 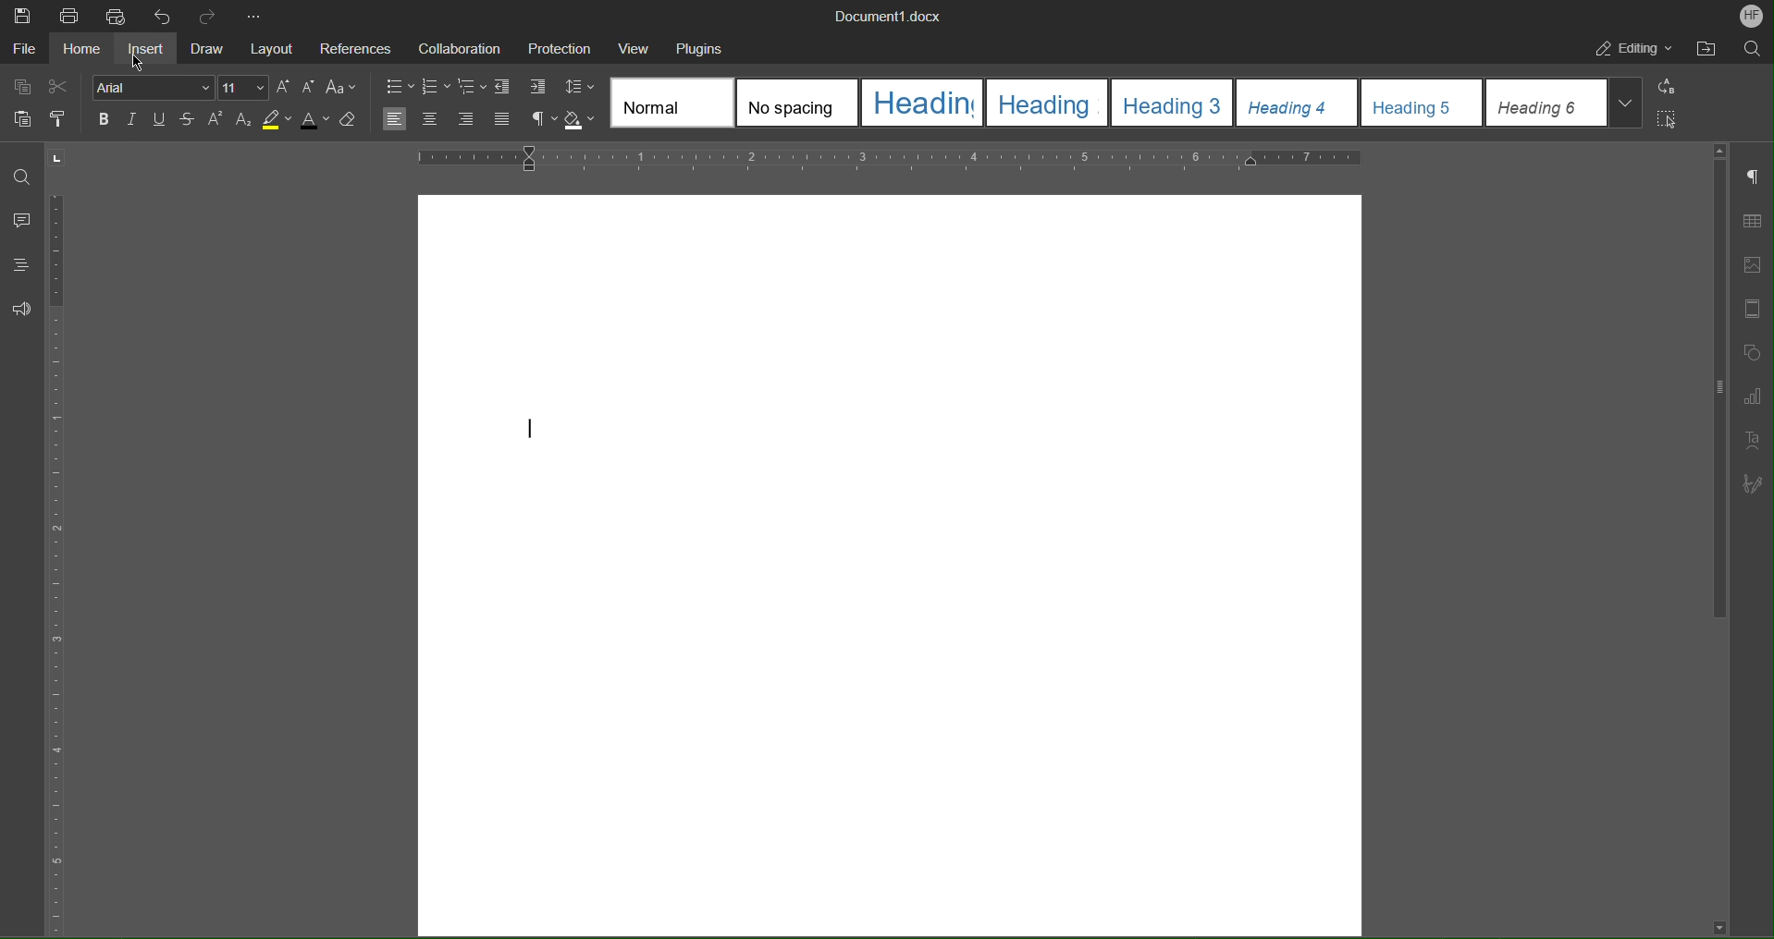 What do you see at coordinates (154, 88) in the screenshot?
I see `Font` at bounding box center [154, 88].